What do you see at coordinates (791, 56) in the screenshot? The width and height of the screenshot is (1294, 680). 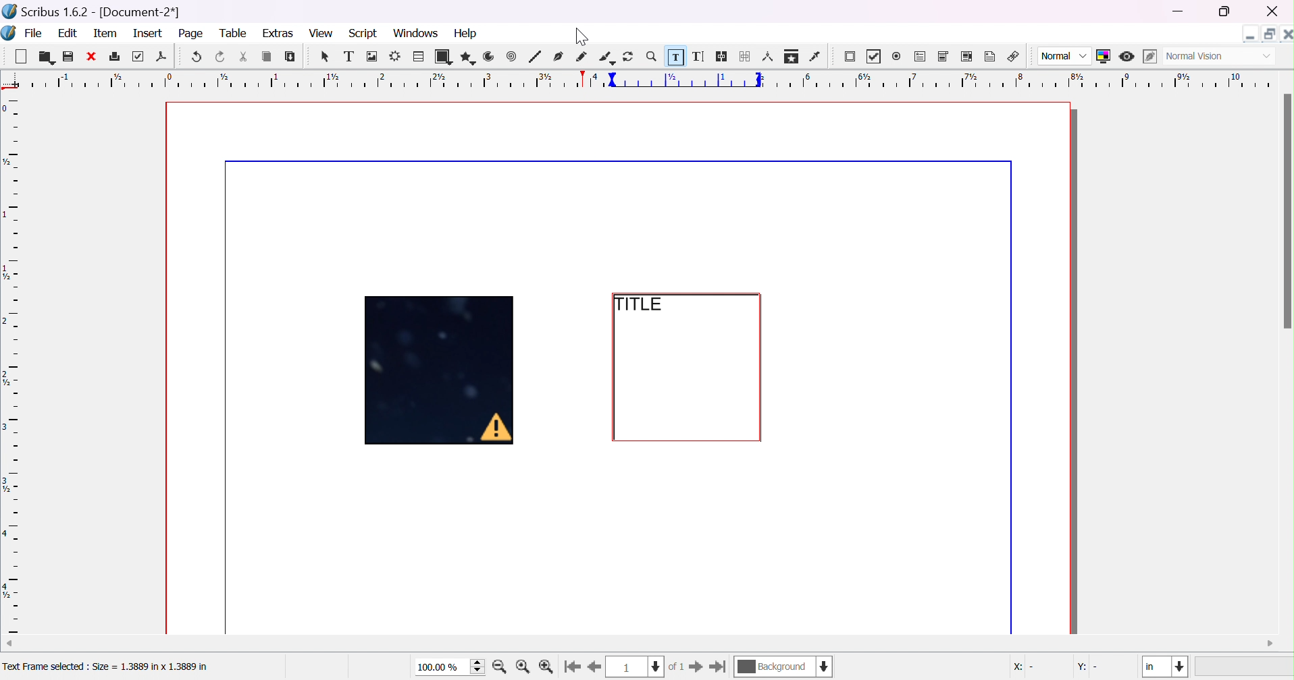 I see `copy item properties` at bounding box center [791, 56].